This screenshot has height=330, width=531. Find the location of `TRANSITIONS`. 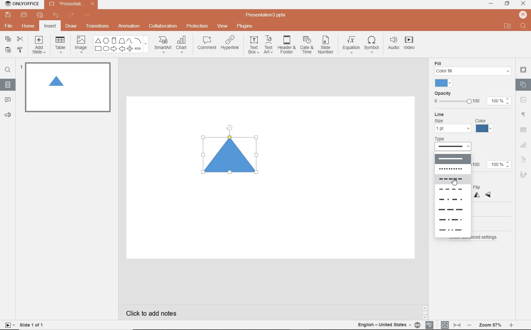

TRANSITIONS is located at coordinates (98, 26).